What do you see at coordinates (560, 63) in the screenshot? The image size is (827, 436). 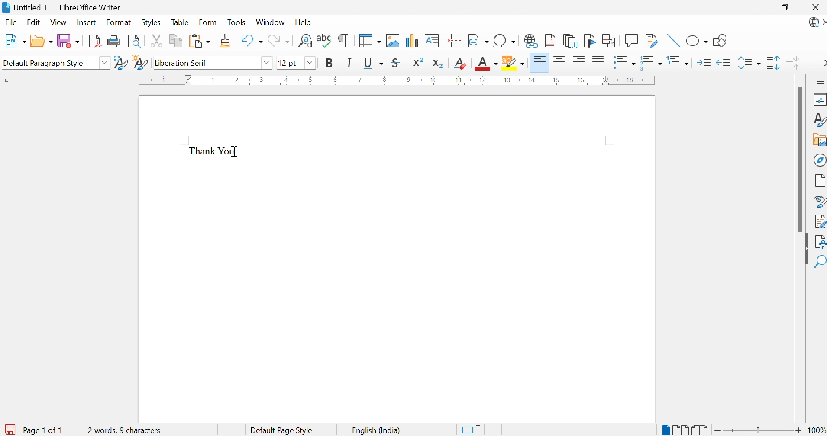 I see `Align Center` at bounding box center [560, 63].